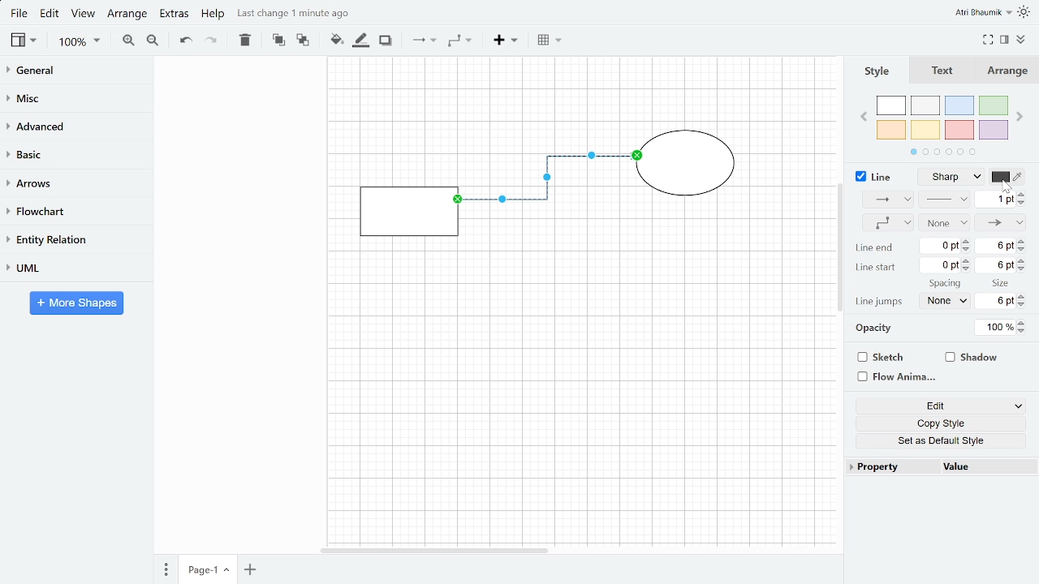  What do you see at coordinates (244, 41) in the screenshot?
I see `Delete` at bounding box center [244, 41].